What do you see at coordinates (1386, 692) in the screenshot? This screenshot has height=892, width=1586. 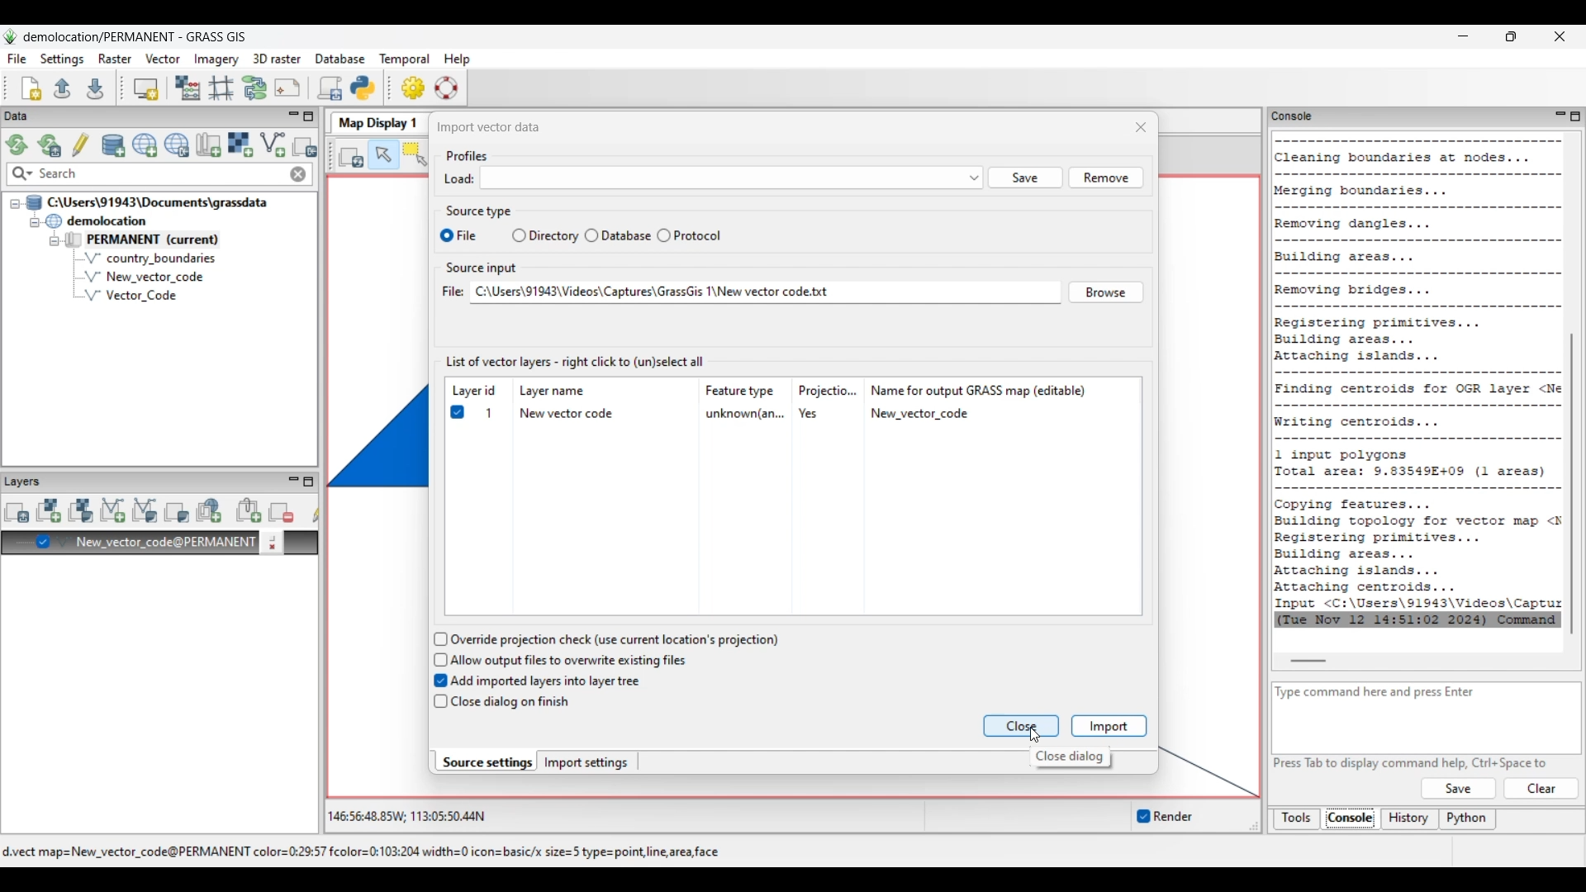 I see `Type command here and press Enter` at bounding box center [1386, 692].